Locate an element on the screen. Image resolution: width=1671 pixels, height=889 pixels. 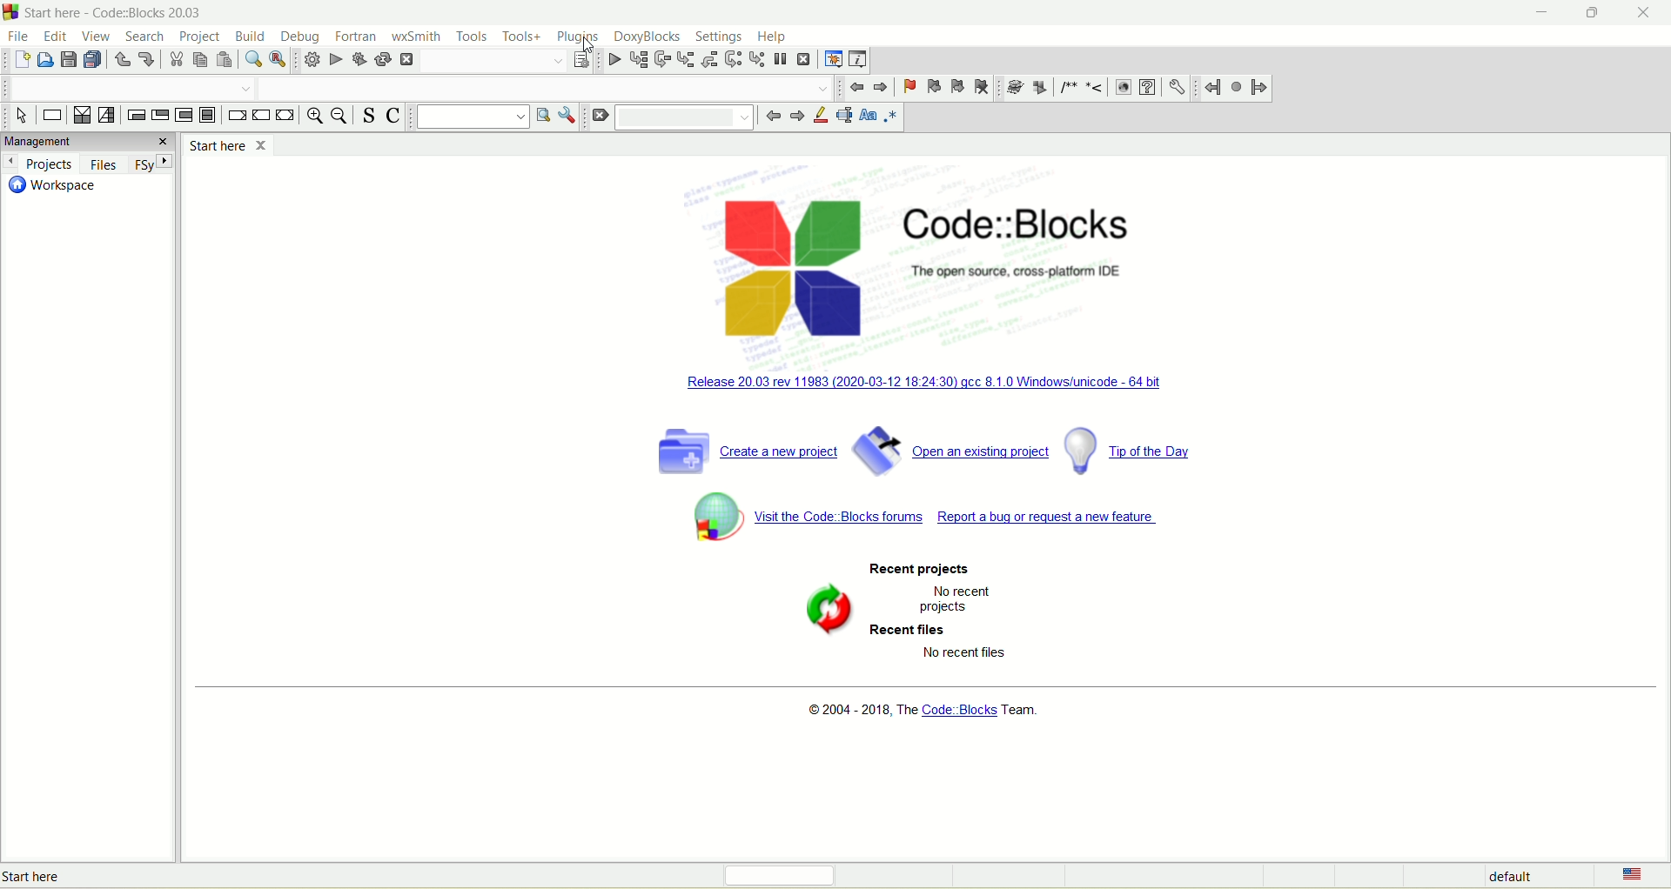
language is located at coordinates (1626, 876).